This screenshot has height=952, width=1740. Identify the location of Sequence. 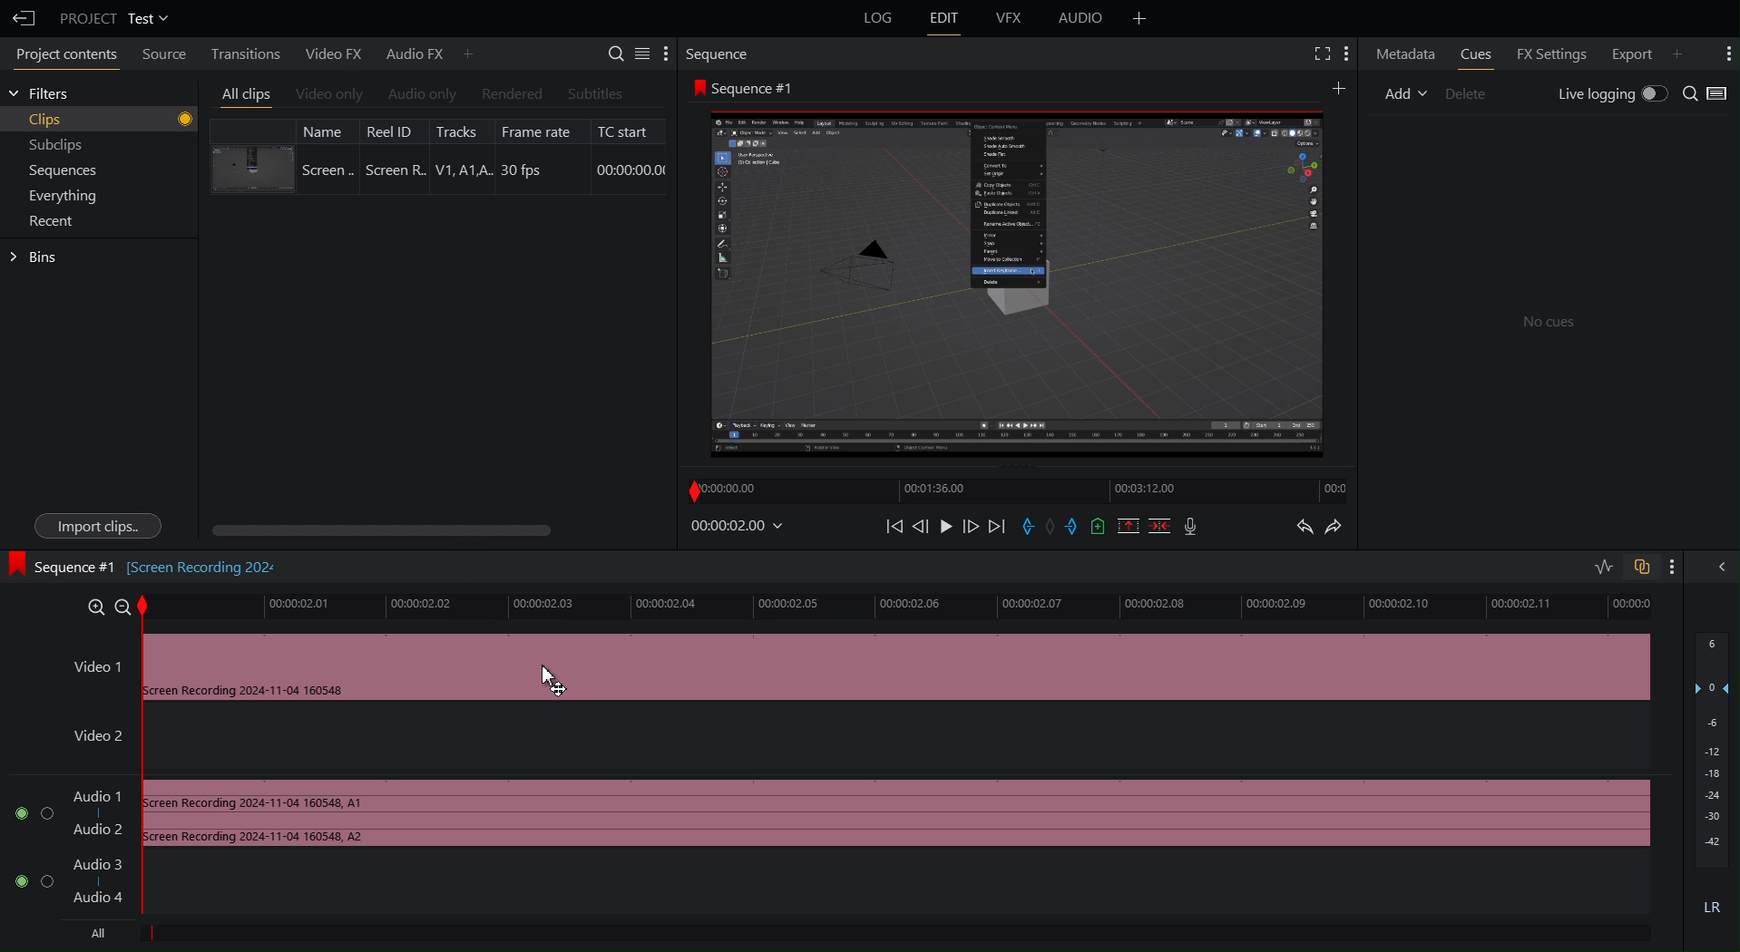
(722, 55).